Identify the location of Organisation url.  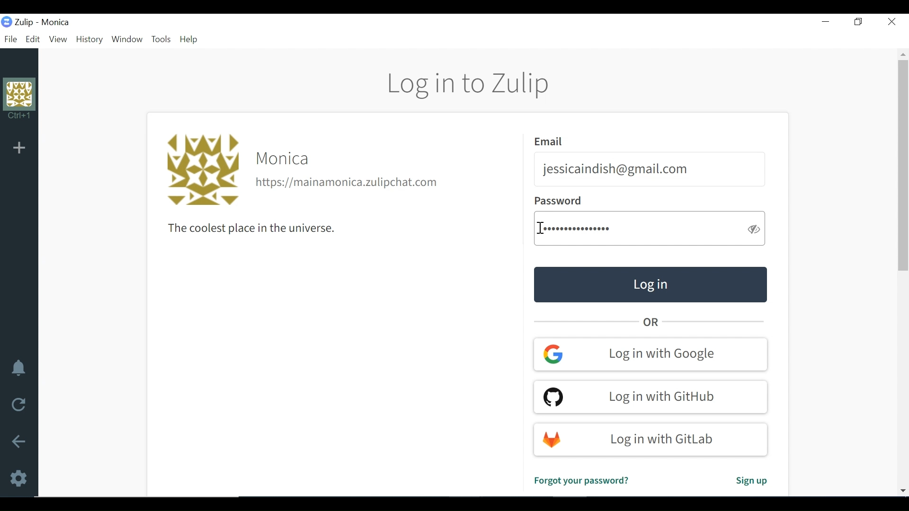
(348, 183).